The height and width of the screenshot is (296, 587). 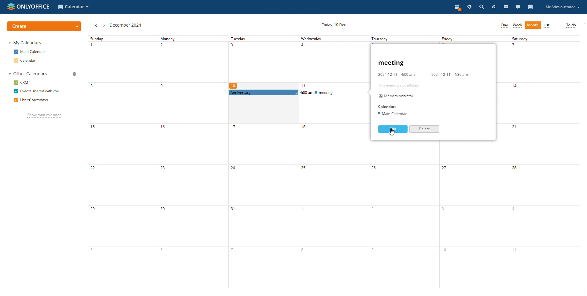 What do you see at coordinates (518, 25) in the screenshot?
I see `week view` at bounding box center [518, 25].